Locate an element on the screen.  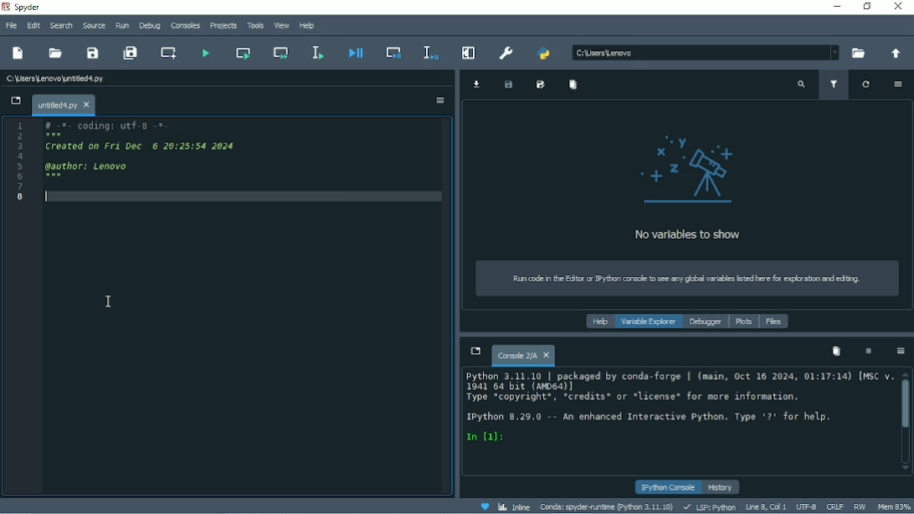
Debug cell is located at coordinates (393, 52).